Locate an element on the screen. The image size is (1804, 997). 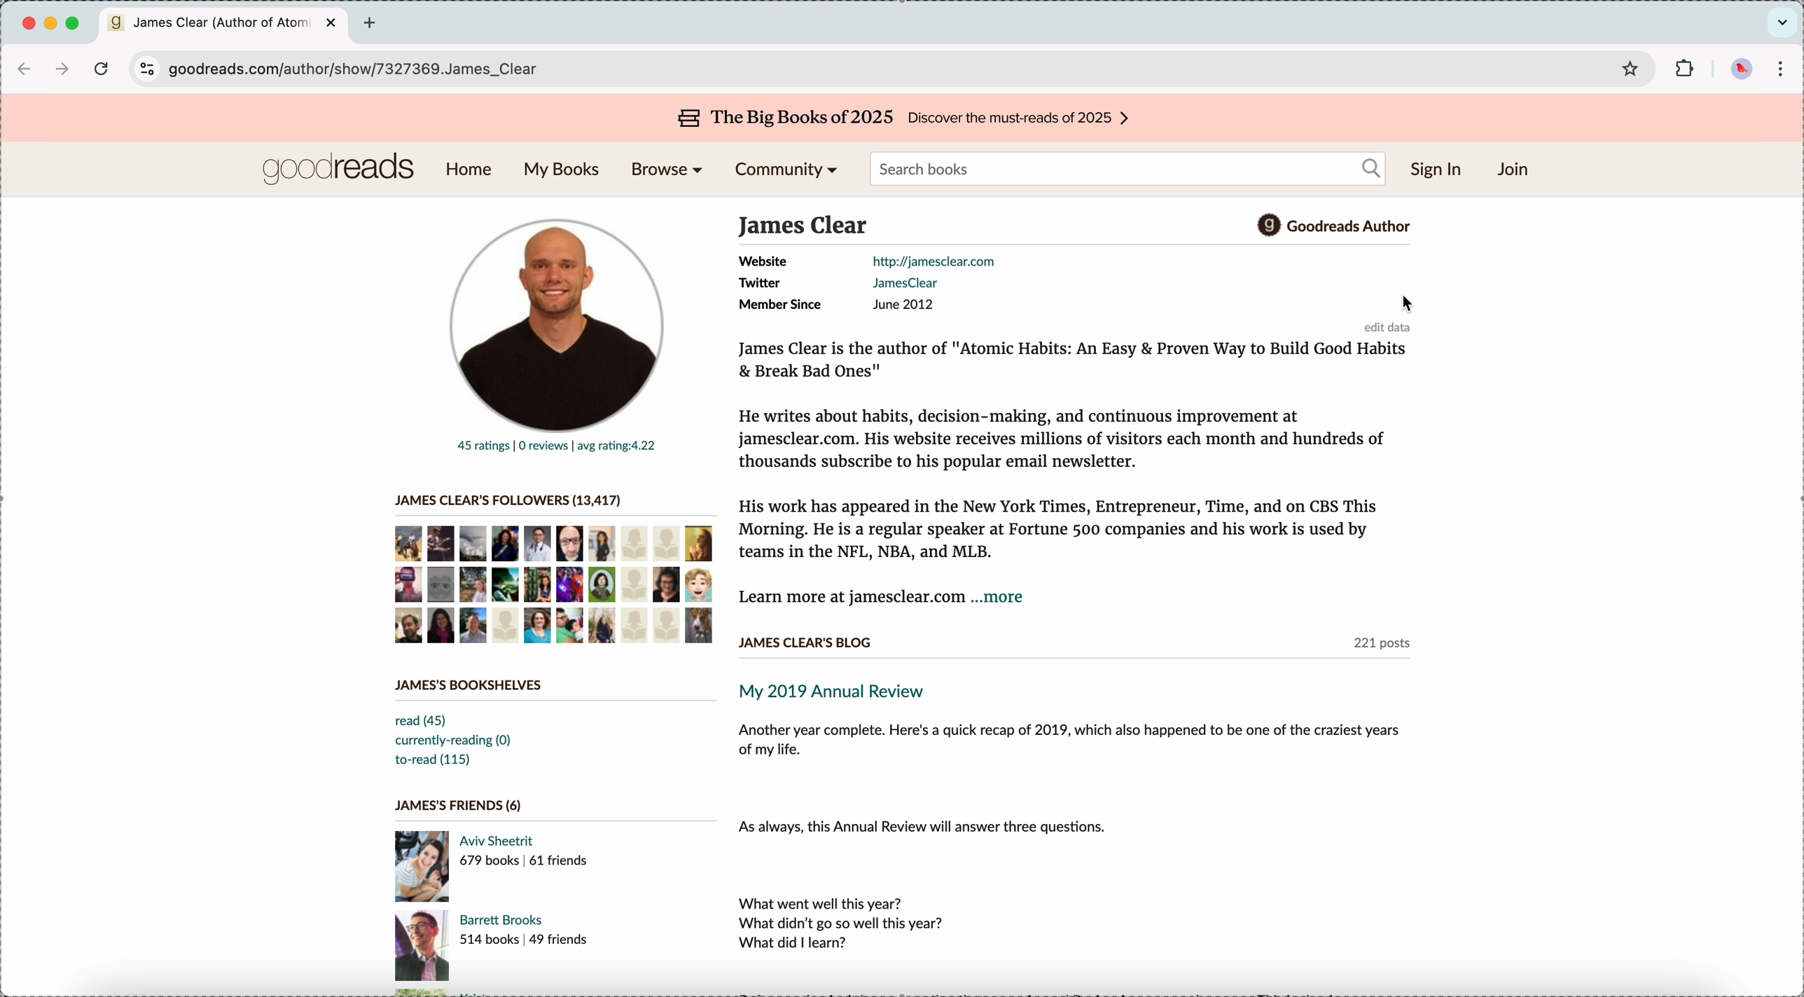
search tabs is located at coordinates (1782, 21).